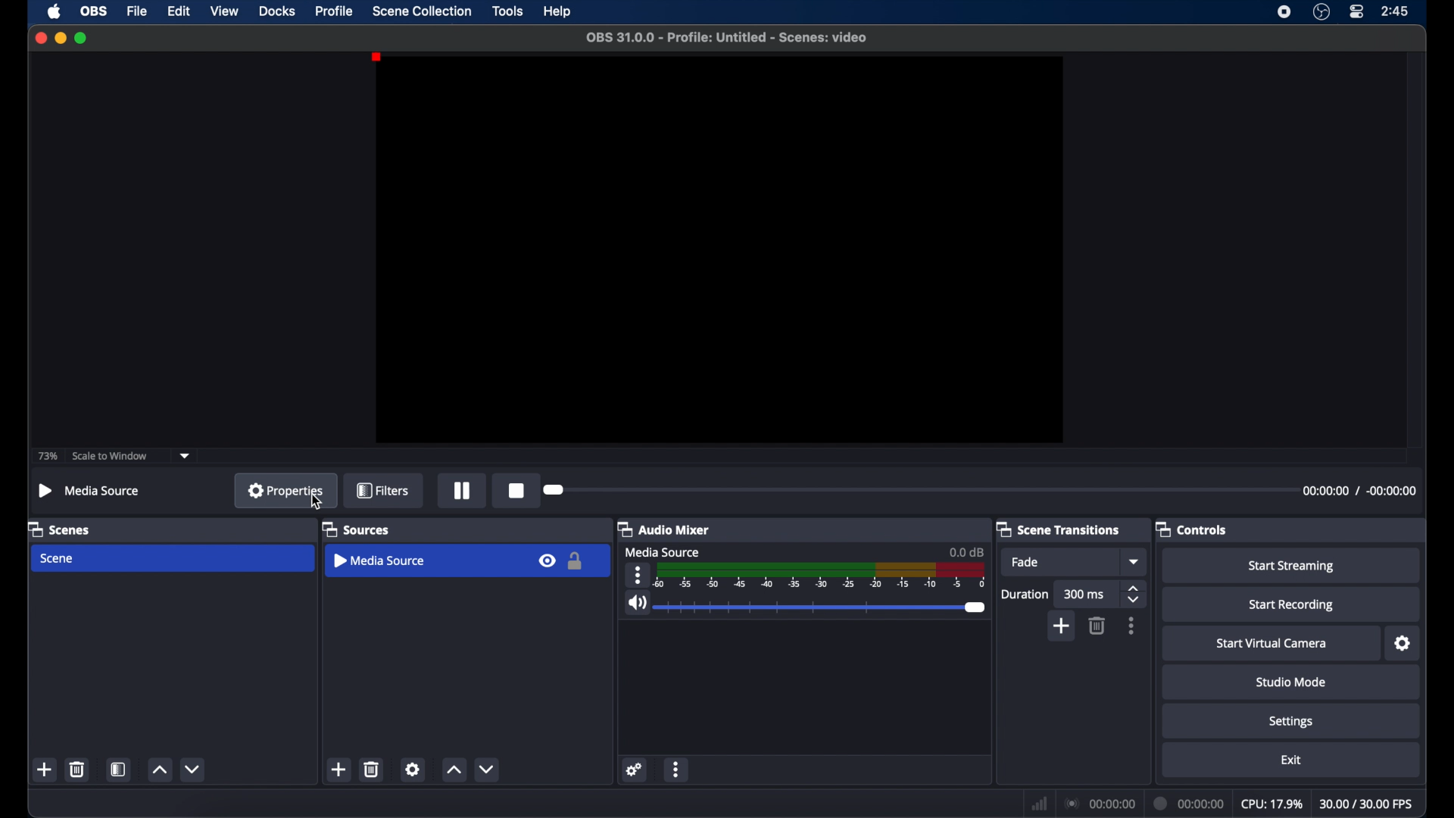 The image size is (1454, 818). Describe the element at coordinates (60, 529) in the screenshot. I see `scenes` at that location.